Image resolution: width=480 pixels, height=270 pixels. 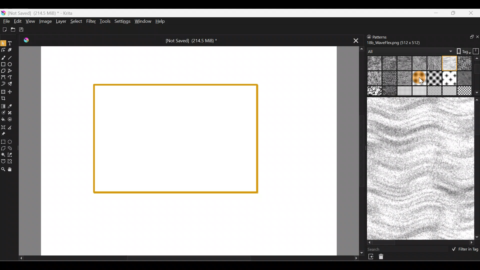 What do you see at coordinates (45, 21) in the screenshot?
I see `Image` at bounding box center [45, 21].